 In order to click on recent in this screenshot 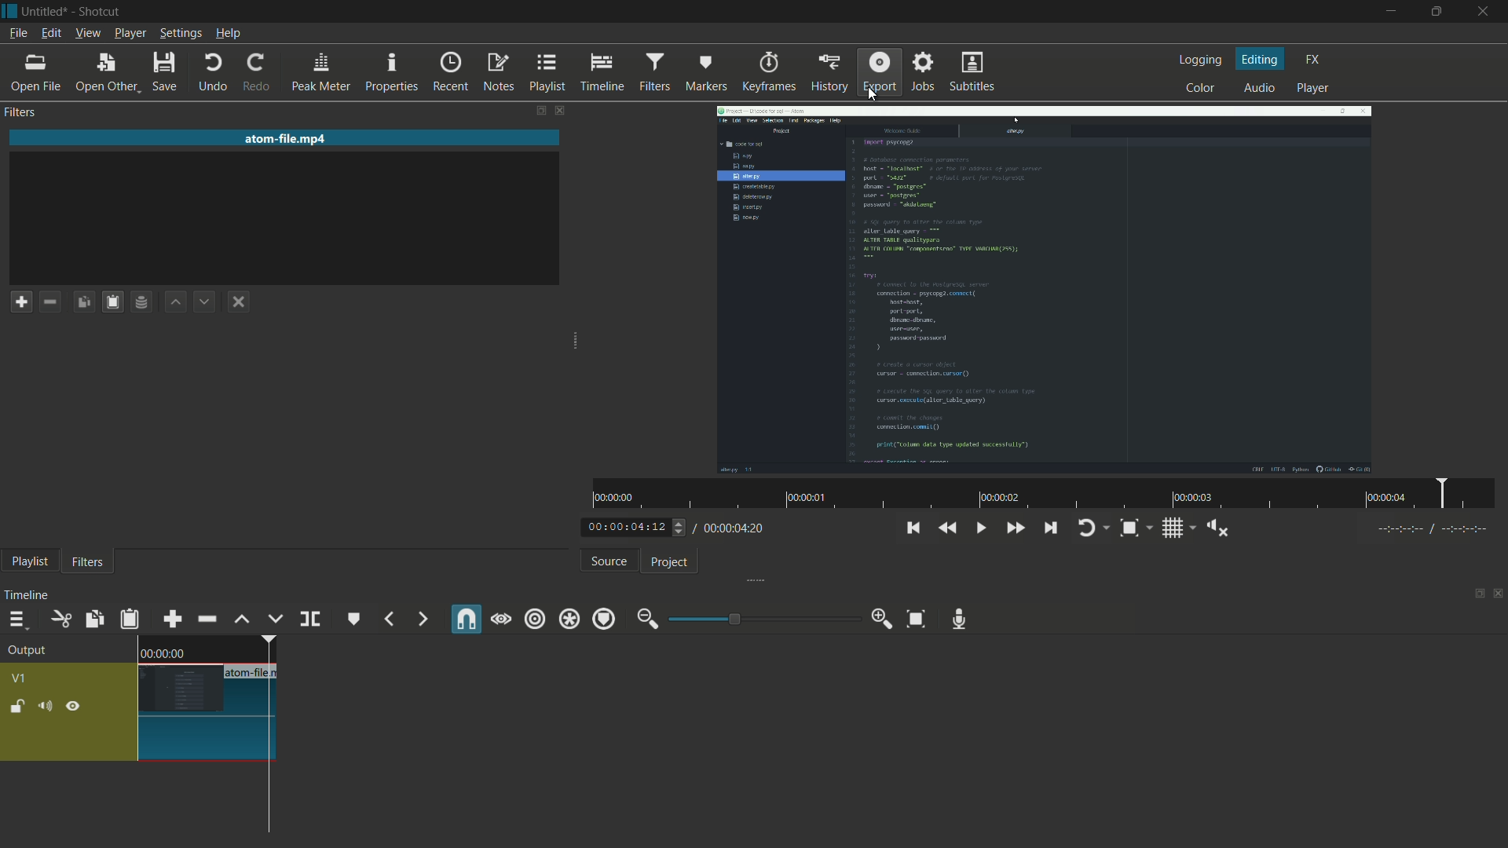, I will do `click(451, 73)`.